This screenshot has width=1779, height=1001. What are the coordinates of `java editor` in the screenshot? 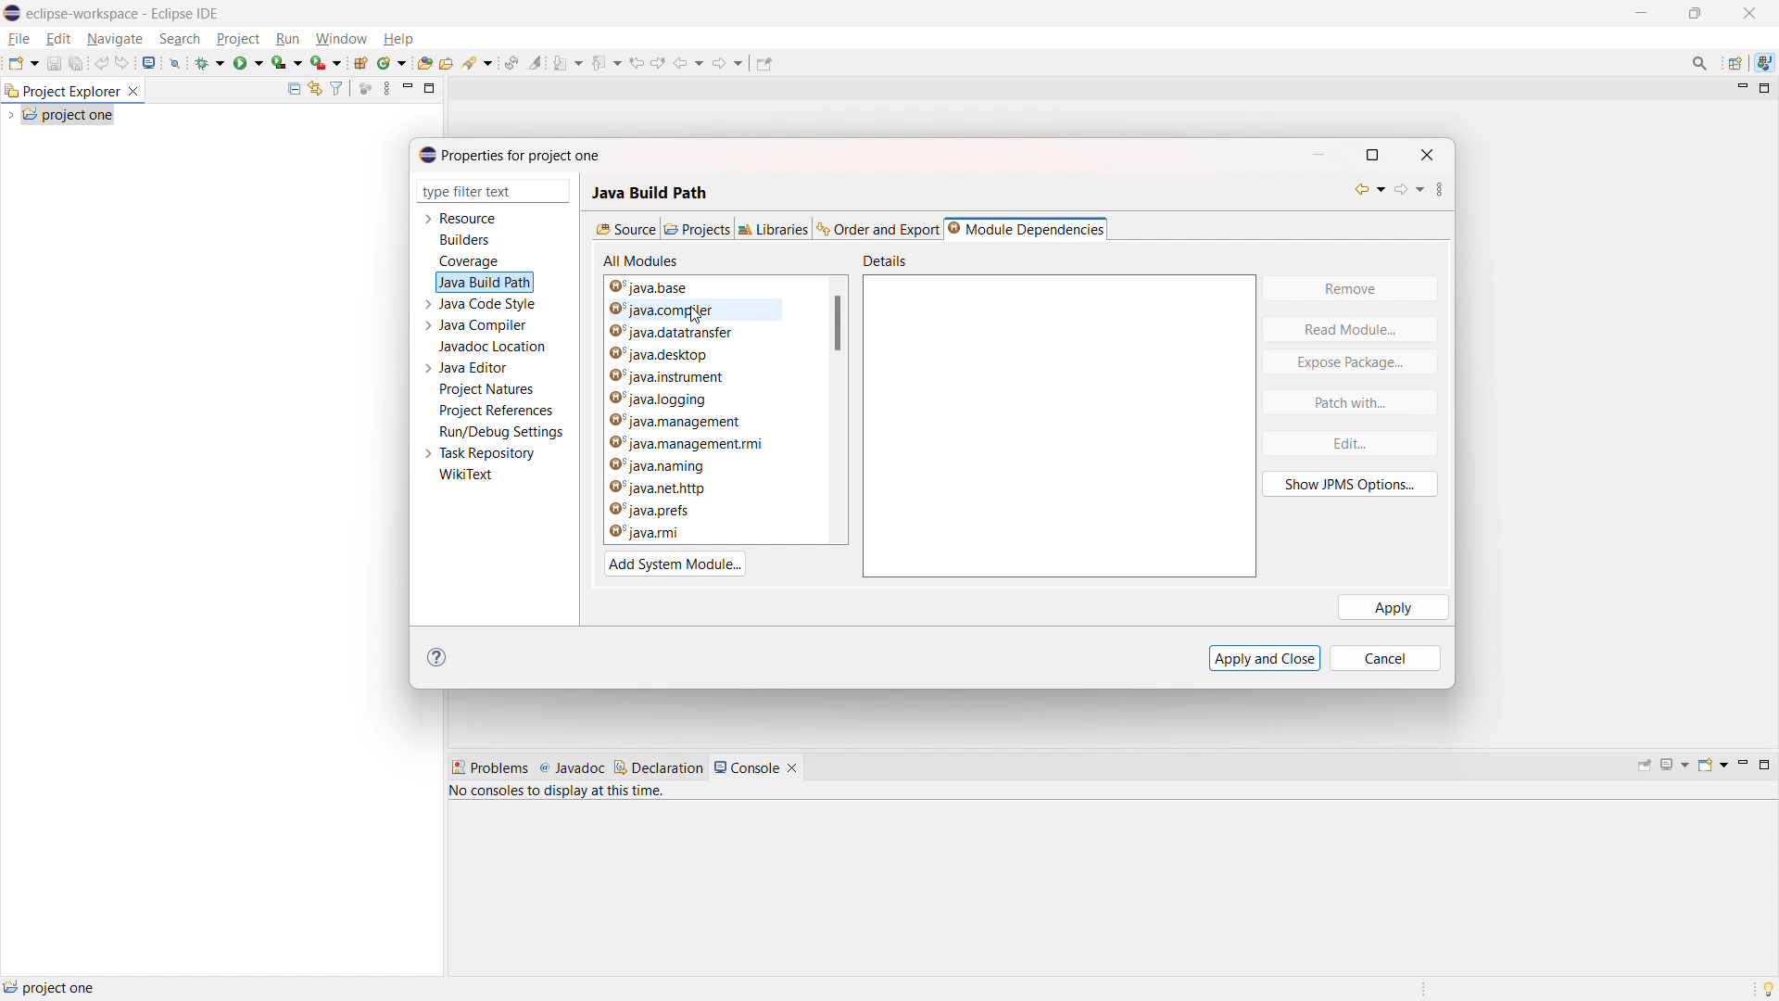 It's located at (474, 368).